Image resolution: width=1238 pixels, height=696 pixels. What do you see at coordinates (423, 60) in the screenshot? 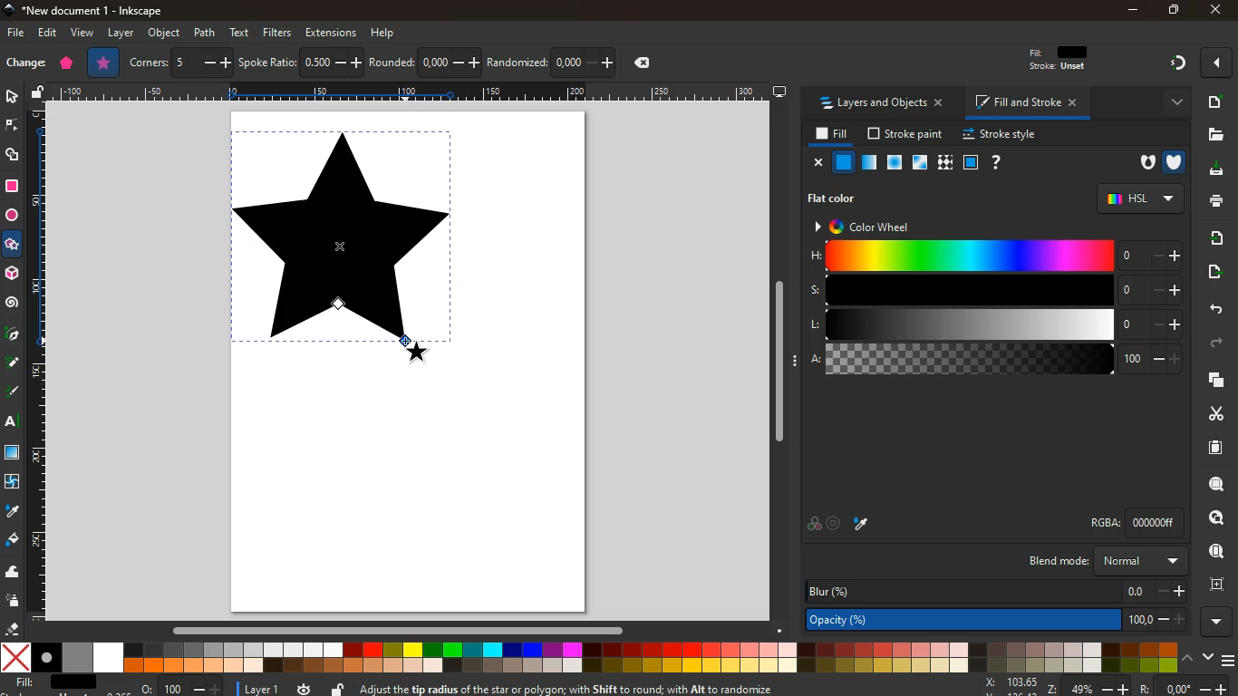
I see `rounded` at bounding box center [423, 60].